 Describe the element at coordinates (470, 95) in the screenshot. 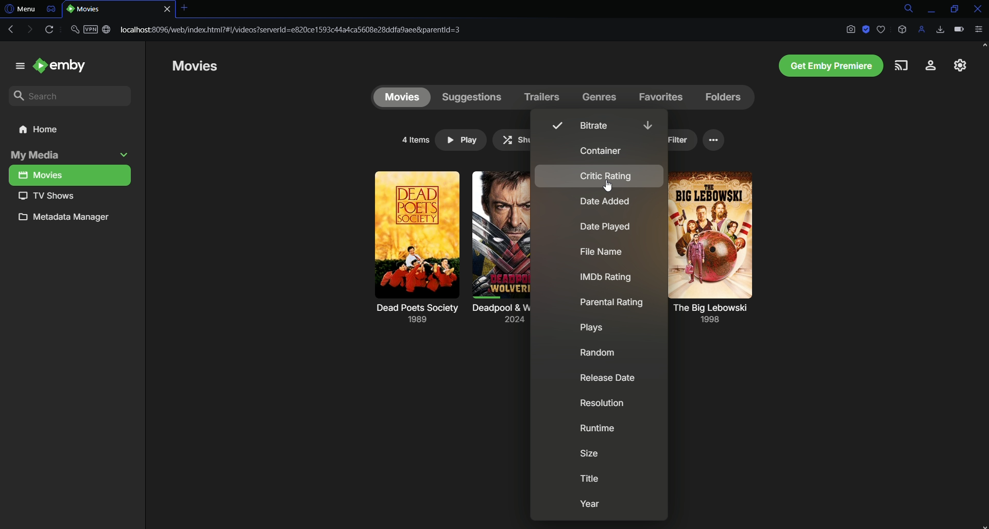

I see `Suggestions` at that location.